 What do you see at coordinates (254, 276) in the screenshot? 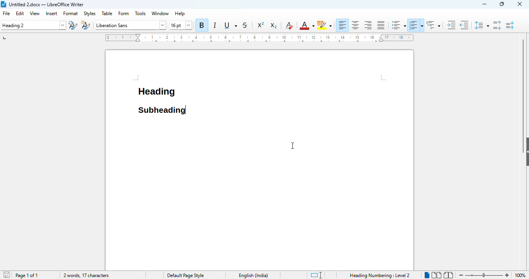
I see `text language` at bounding box center [254, 276].